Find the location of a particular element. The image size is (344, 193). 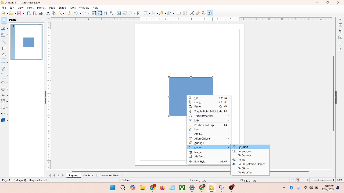

shape is located at coordinates (62, 8).